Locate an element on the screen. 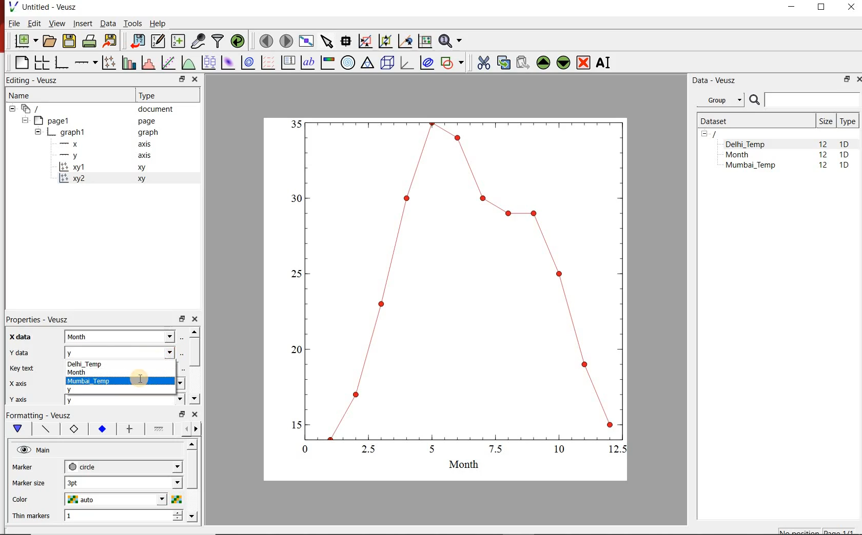  open a document is located at coordinates (49, 42).